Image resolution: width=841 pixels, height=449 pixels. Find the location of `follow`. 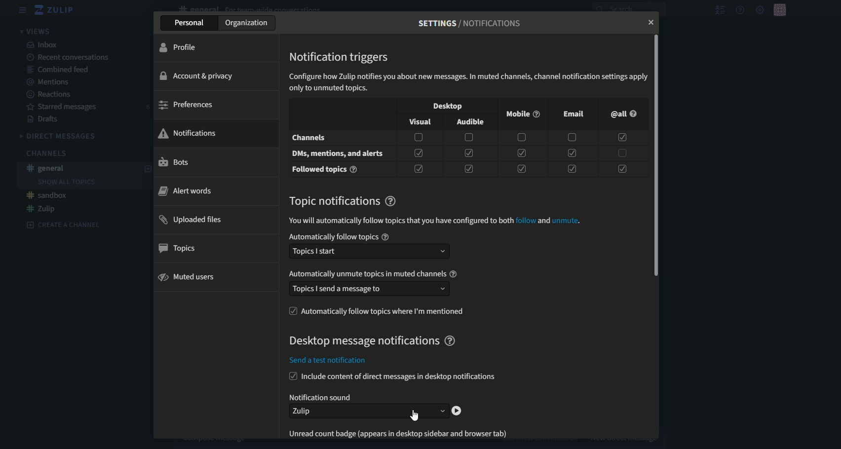

follow is located at coordinates (526, 221).